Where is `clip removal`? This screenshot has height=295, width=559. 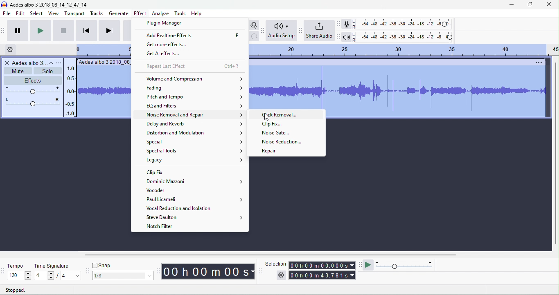 clip removal is located at coordinates (286, 115).